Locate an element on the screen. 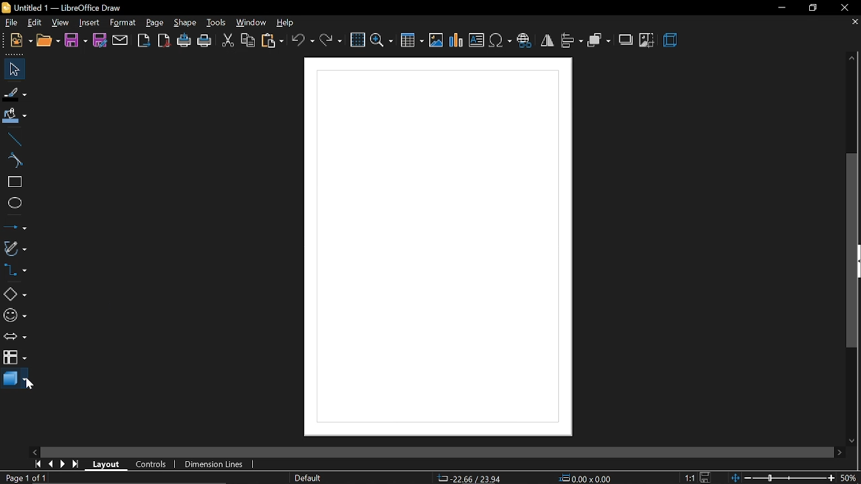  redo is located at coordinates (330, 40).